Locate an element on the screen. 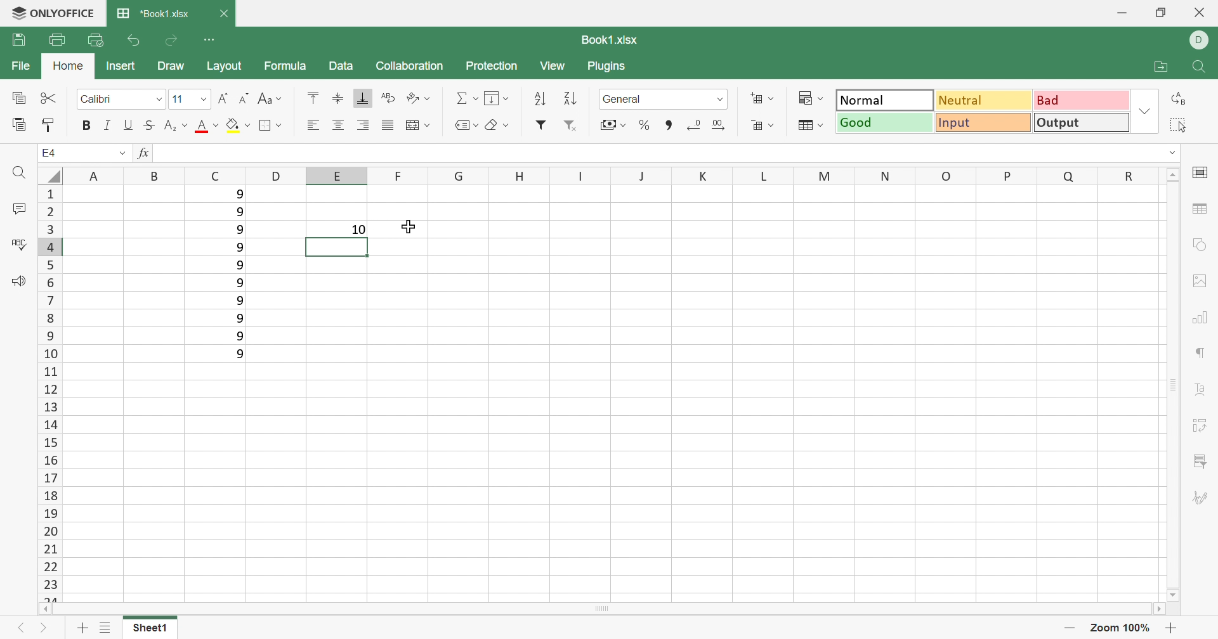 The image size is (1218, 639). E4 is located at coordinates (50, 155).